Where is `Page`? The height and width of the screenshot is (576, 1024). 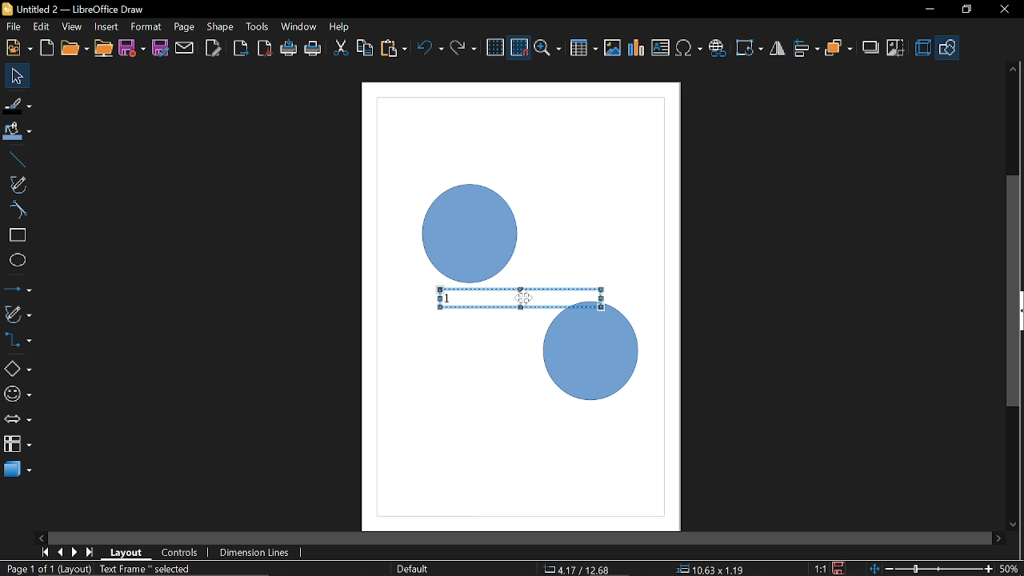
Page is located at coordinates (182, 26).